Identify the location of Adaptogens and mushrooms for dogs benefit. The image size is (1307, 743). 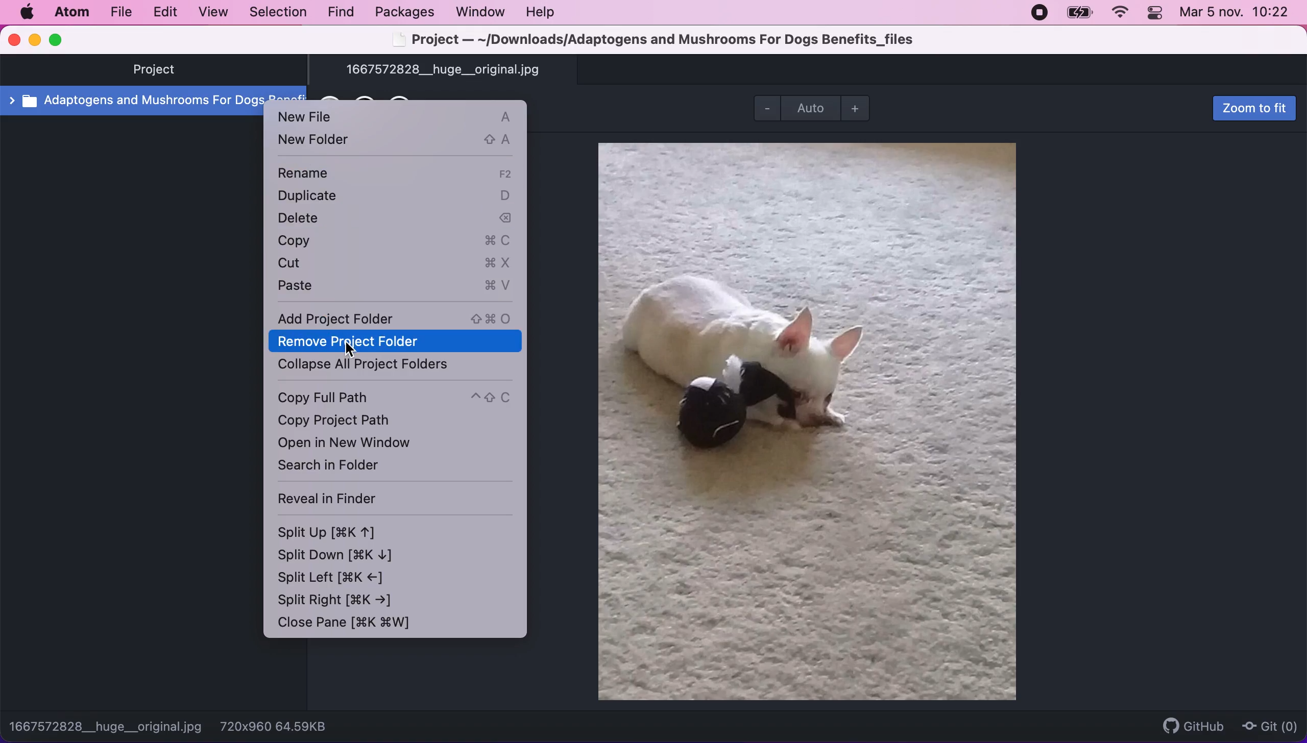
(157, 99).